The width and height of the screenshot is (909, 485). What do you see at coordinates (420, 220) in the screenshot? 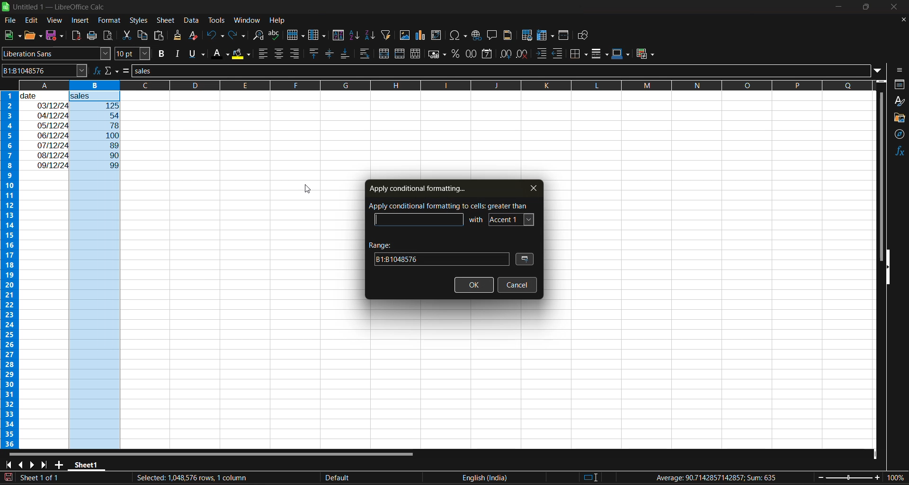
I see `input line` at bounding box center [420, 220].